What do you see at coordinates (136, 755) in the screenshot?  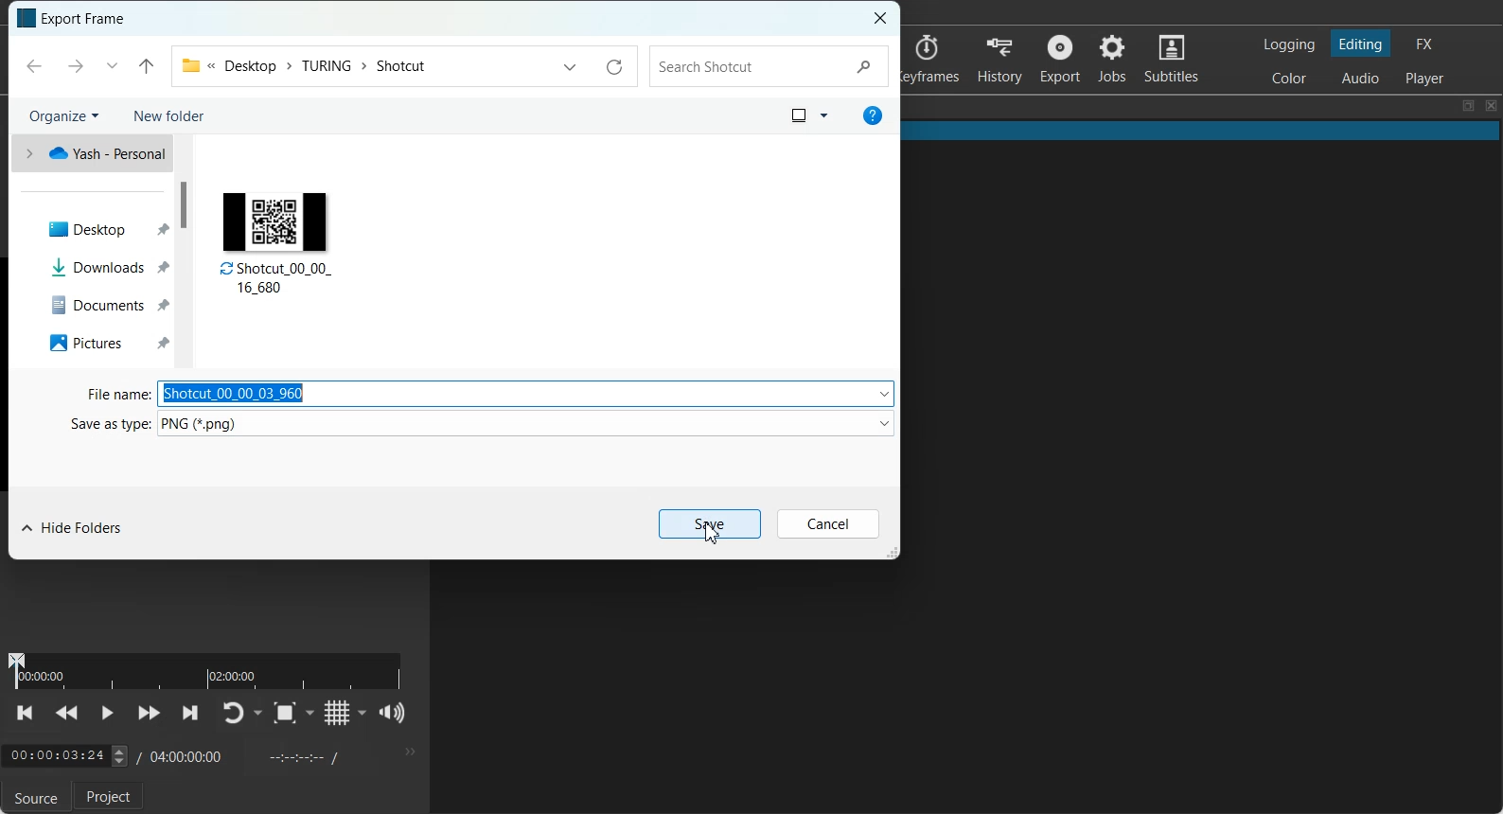 I see `/` at bounding box center [136, 755].